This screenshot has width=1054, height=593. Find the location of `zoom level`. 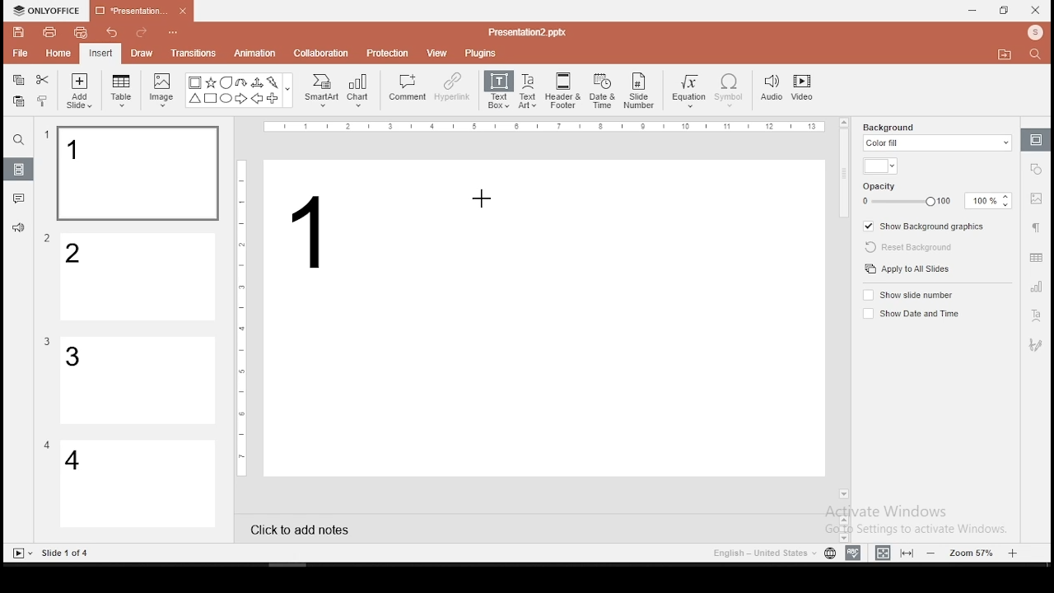

zoom level is located at coordinates (974, 552).